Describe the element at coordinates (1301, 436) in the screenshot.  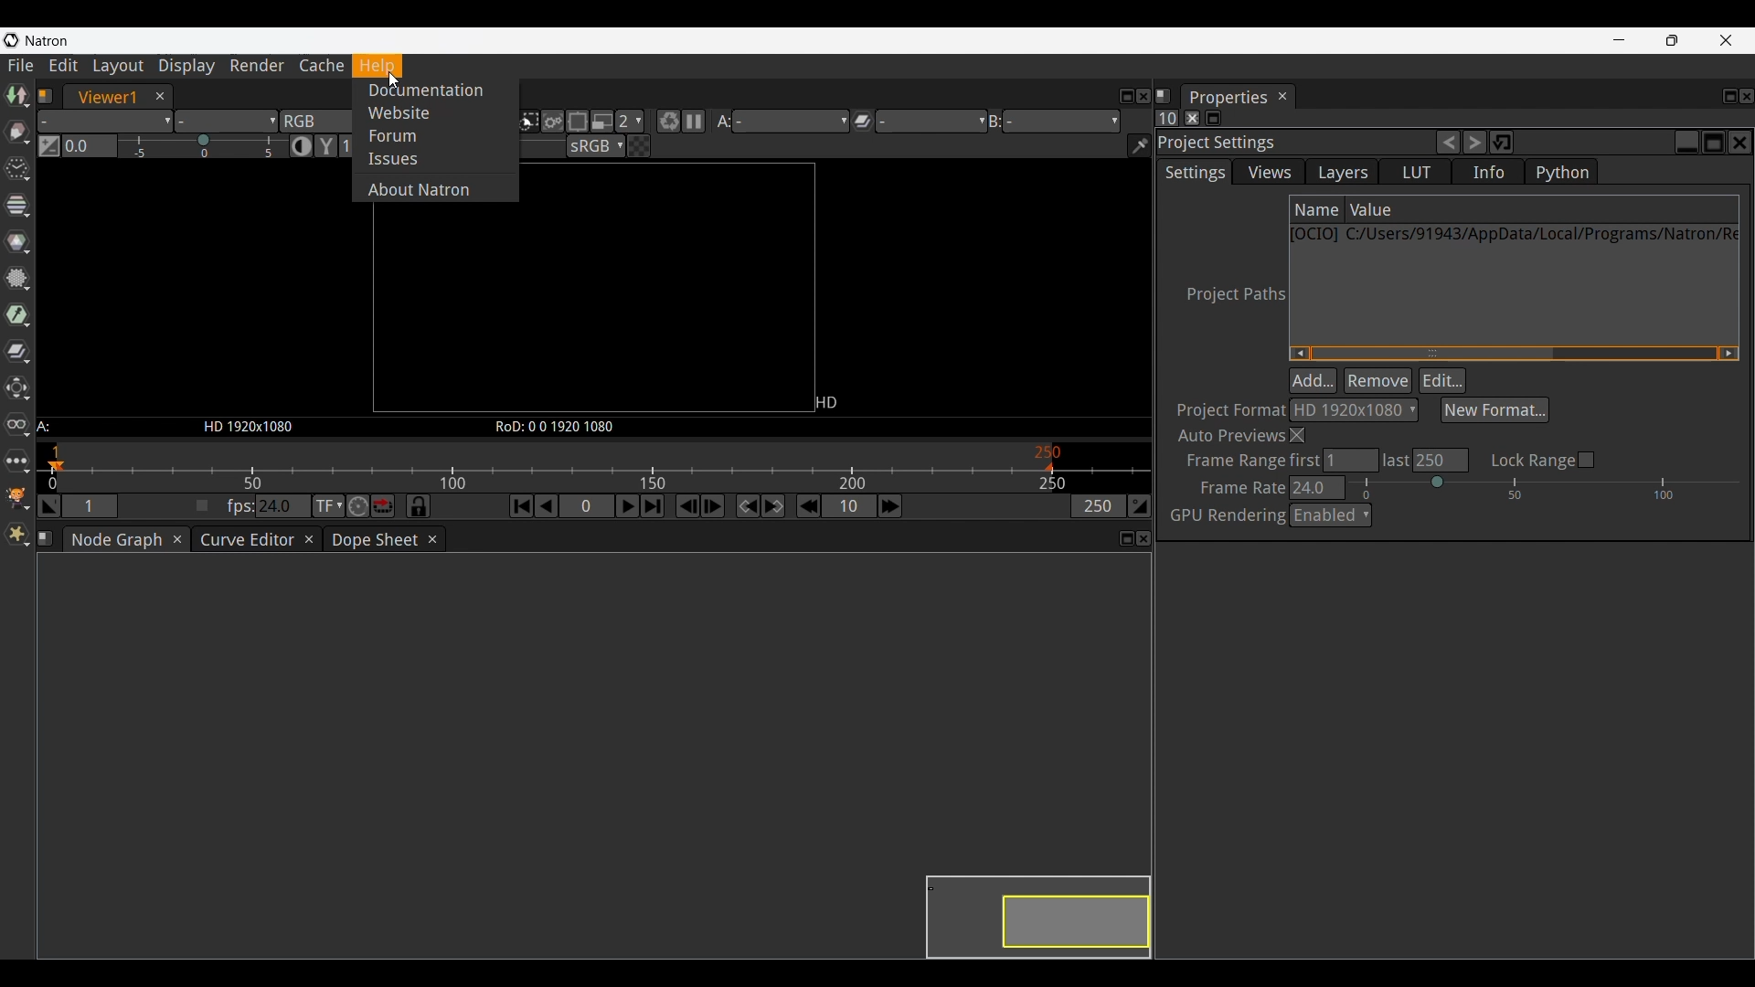
I see `Close` at that location.